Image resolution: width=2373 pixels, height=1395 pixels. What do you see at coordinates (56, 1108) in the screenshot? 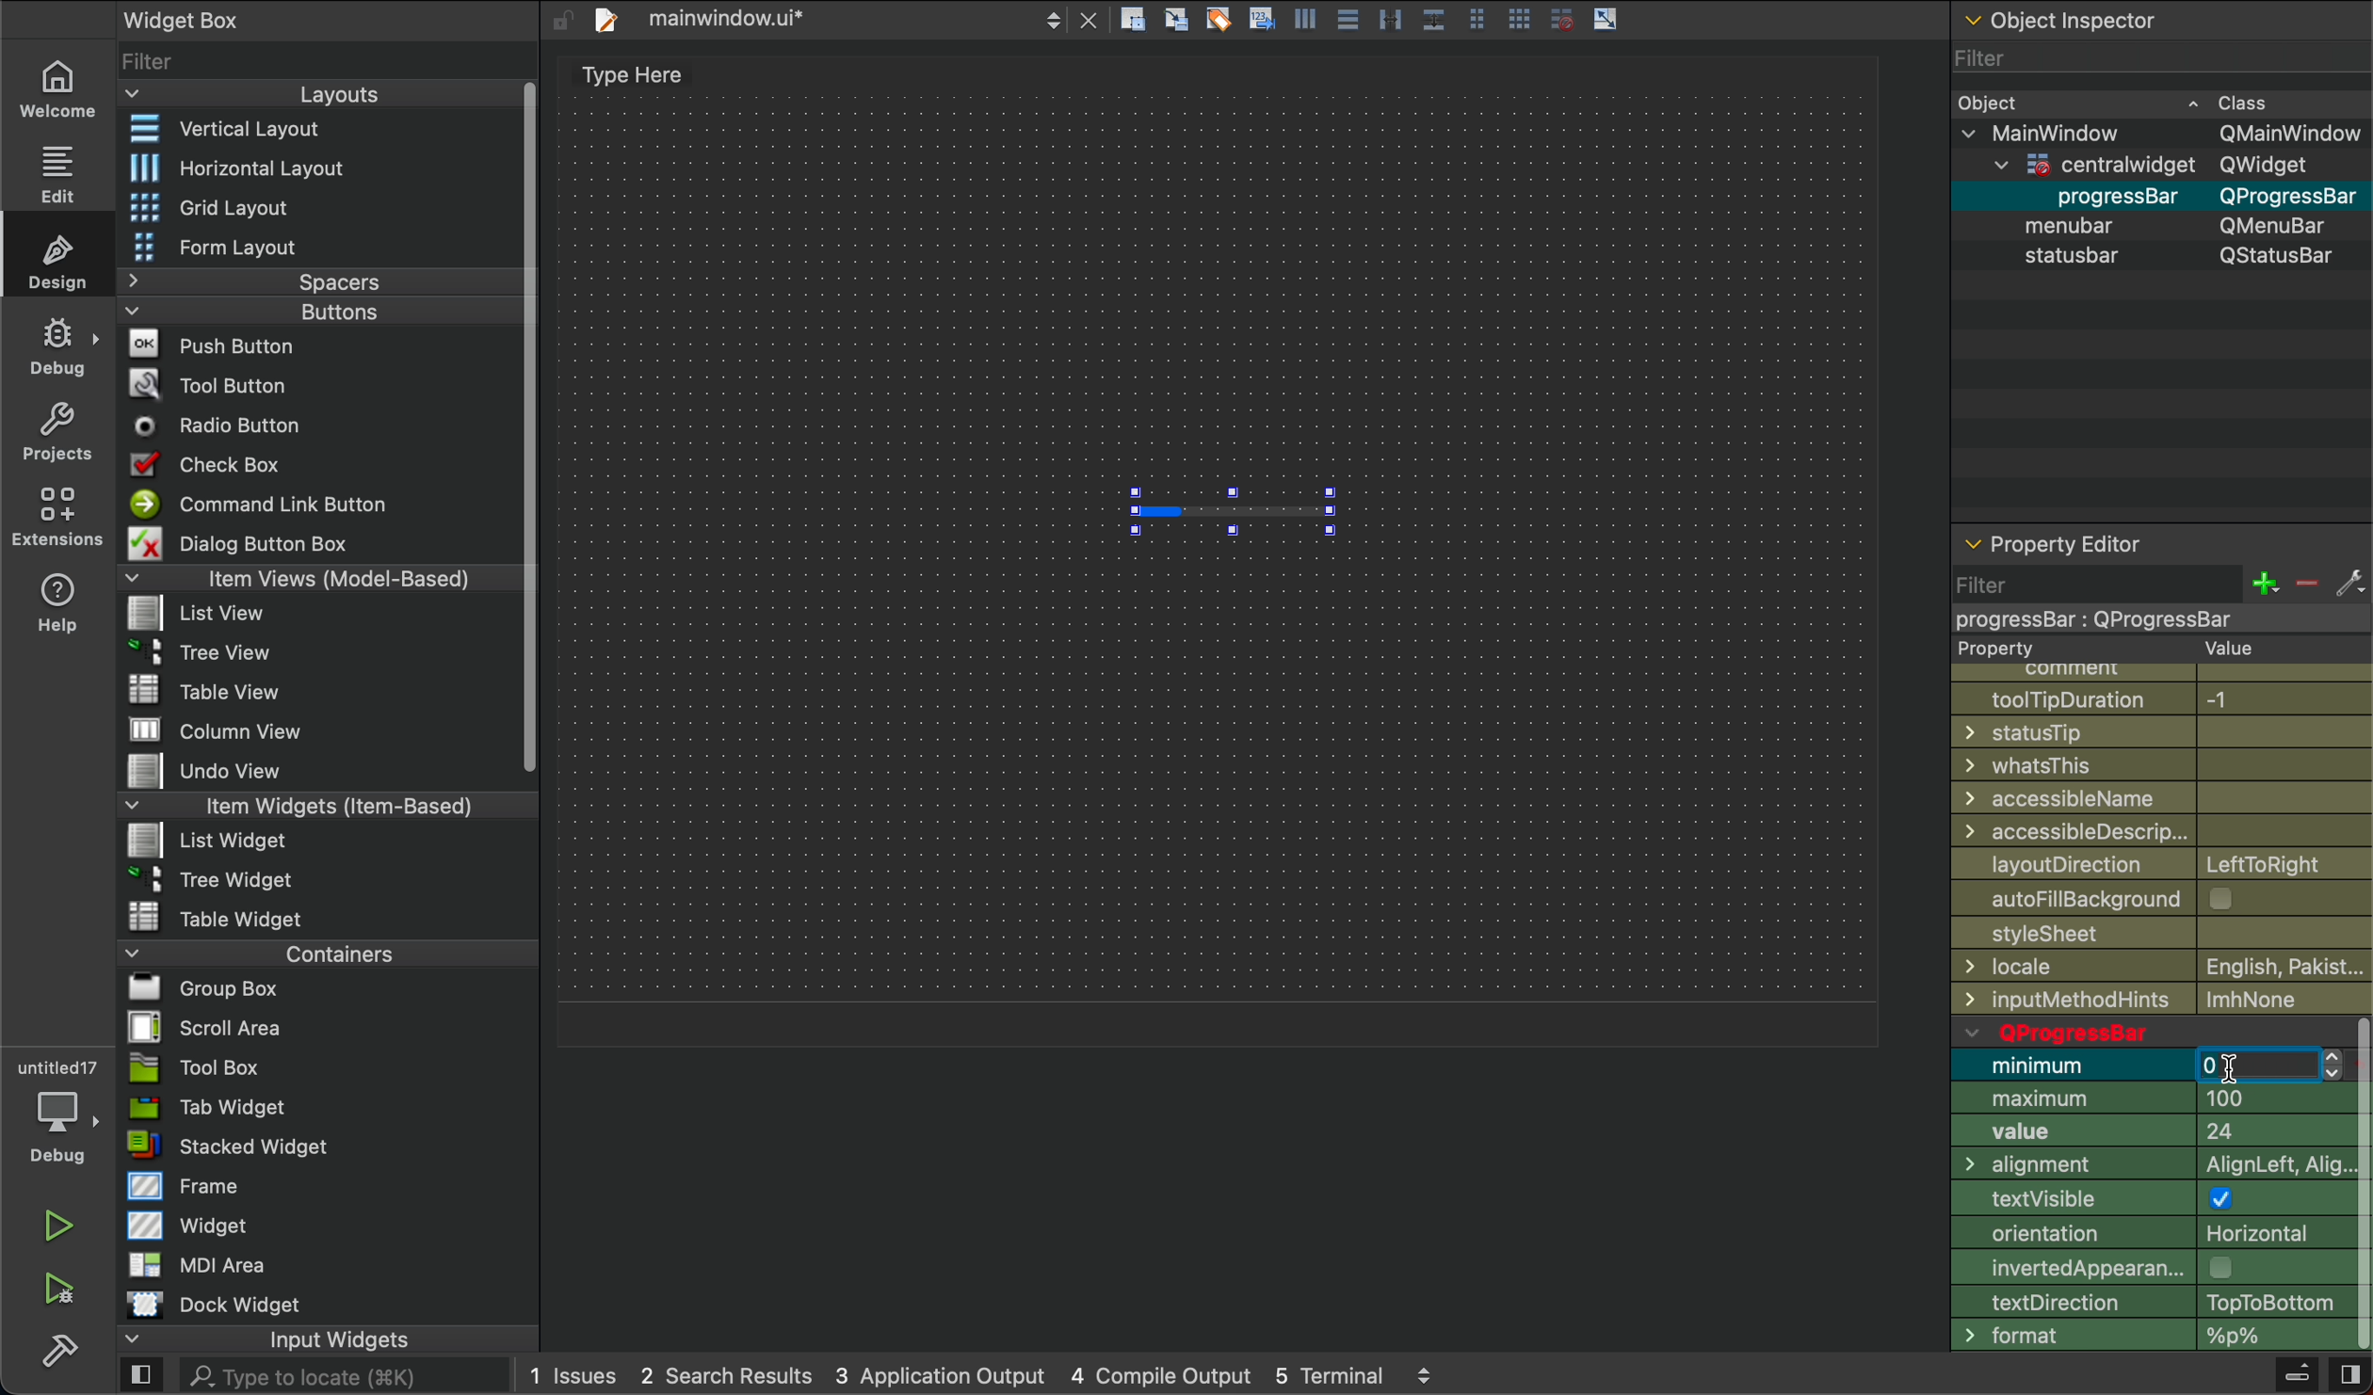
I see `debugger` at bounding box center [56, 1108].